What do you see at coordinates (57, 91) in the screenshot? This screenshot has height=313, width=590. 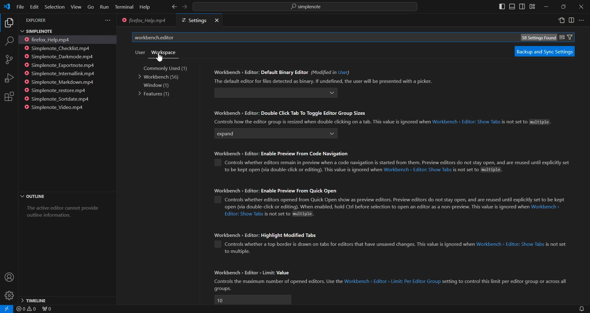 I see `| Simplenote_restore.mp4` at bounding box center [57, 91].